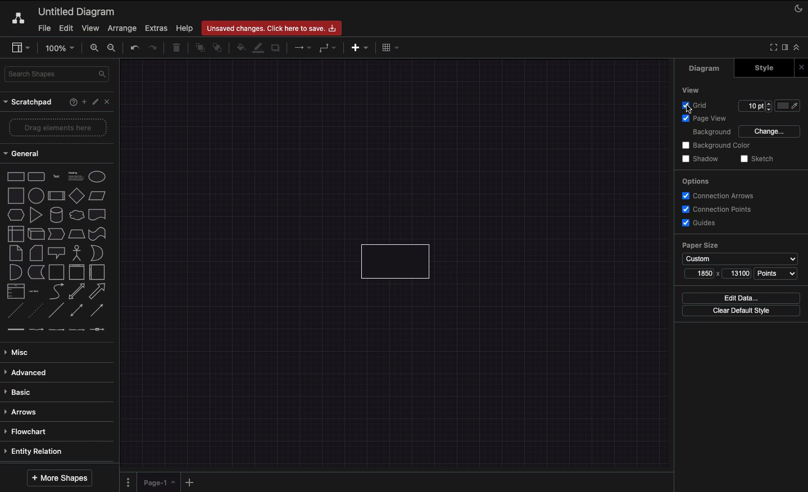 This screenshot has height=492, width=808. Describe the element at coordinates (106, 101) in the screenshot. I see `Close` at that location.